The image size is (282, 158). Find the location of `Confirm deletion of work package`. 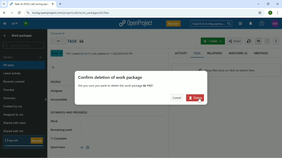

Confirm deletion of work package is located at coordinates (110, 78).